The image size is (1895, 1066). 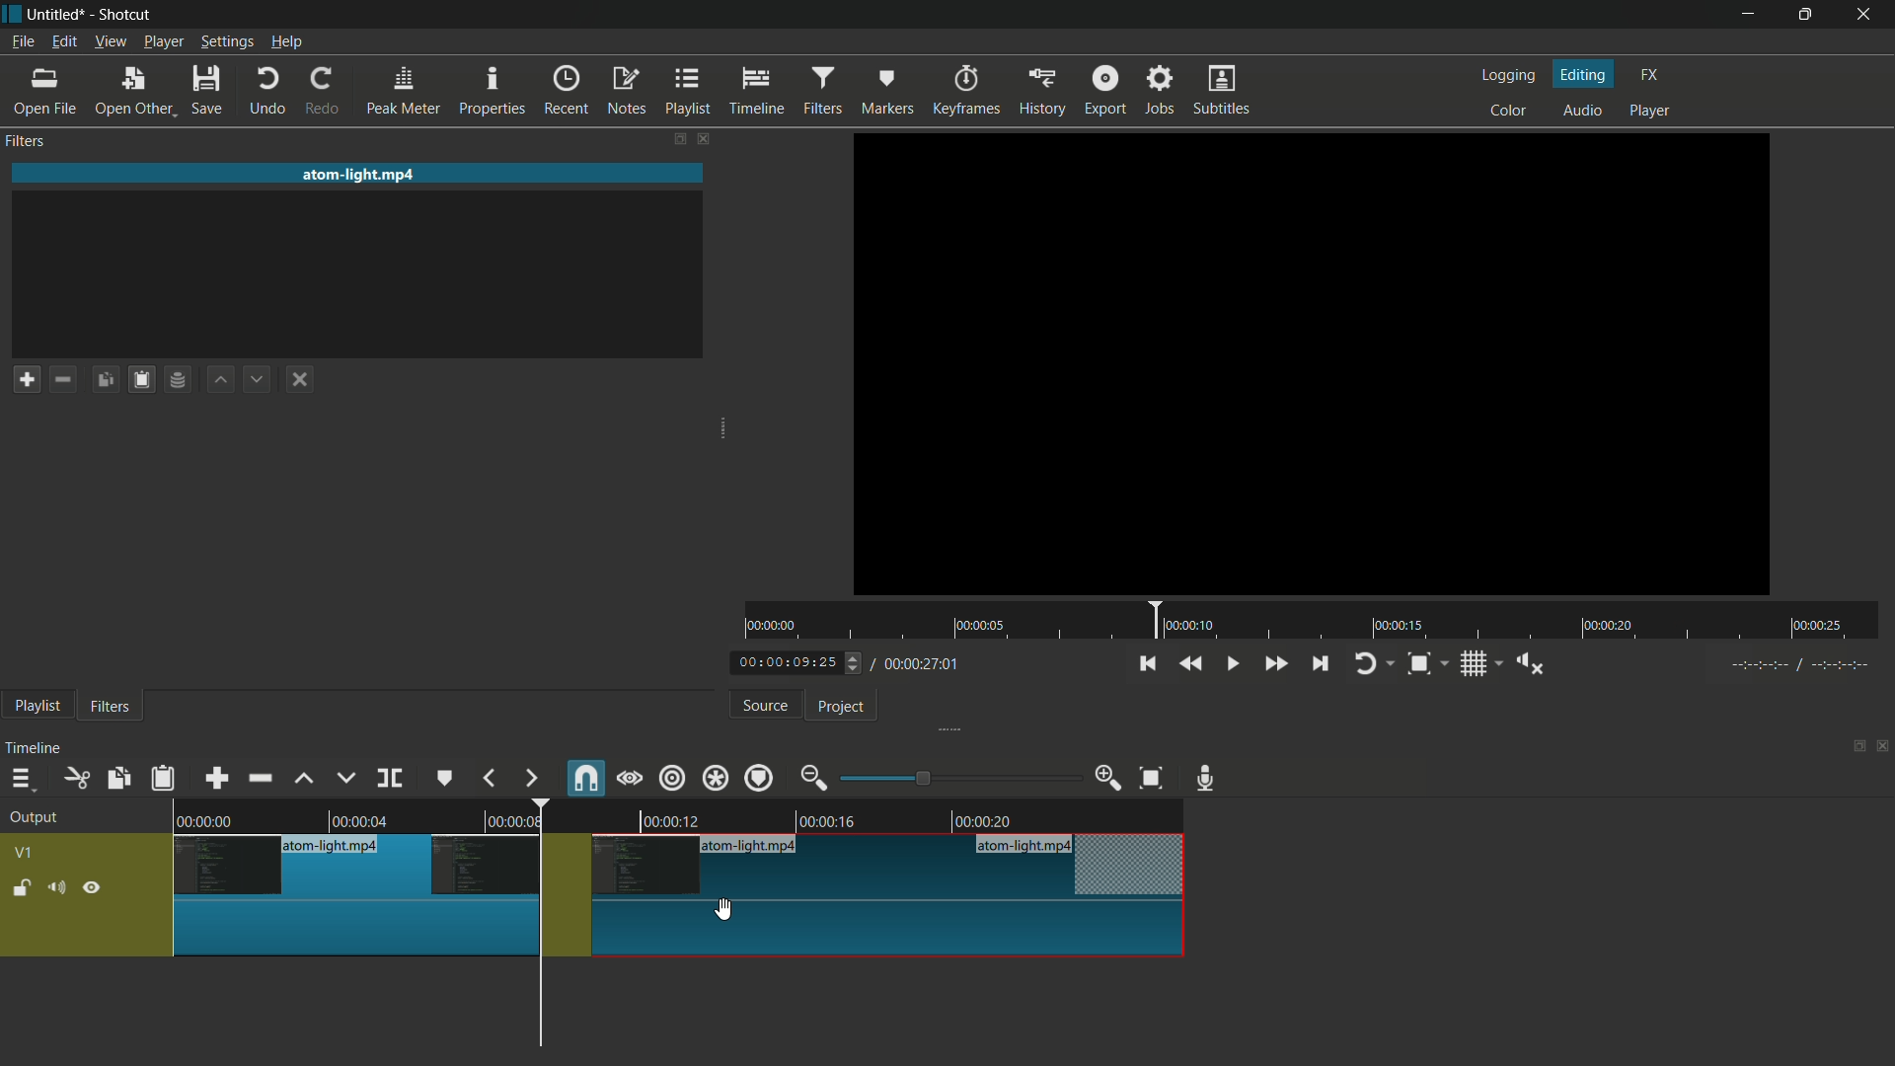 I want to click on save filter set, so click(x=183, y=381).